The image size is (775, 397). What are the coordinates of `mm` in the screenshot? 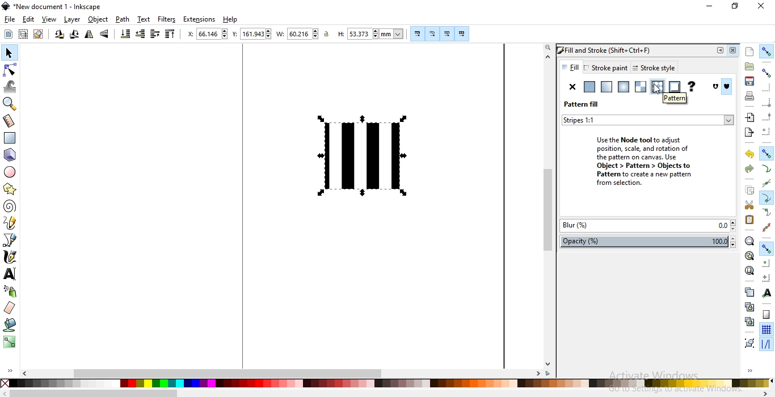 It's located at (393, 33).